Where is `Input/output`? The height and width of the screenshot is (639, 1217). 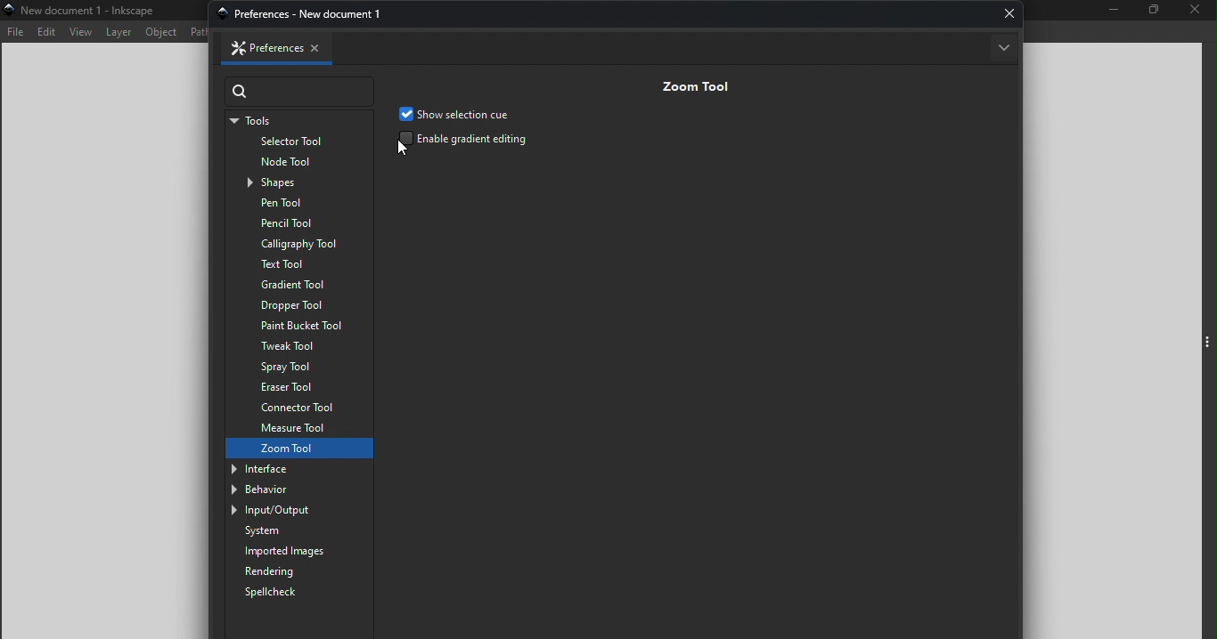 Input/output is located at coordinates (282, 509).